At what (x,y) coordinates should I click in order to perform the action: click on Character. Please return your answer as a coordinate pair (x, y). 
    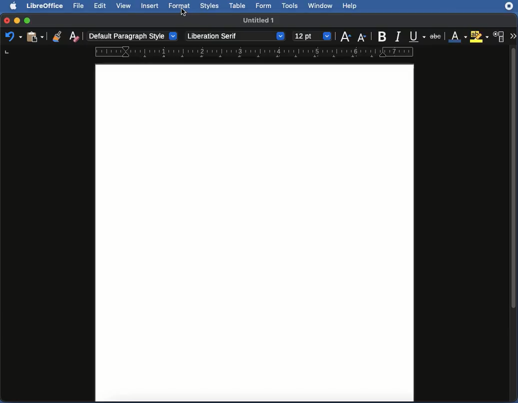
    Looking at the image, I should click on (500, 36).